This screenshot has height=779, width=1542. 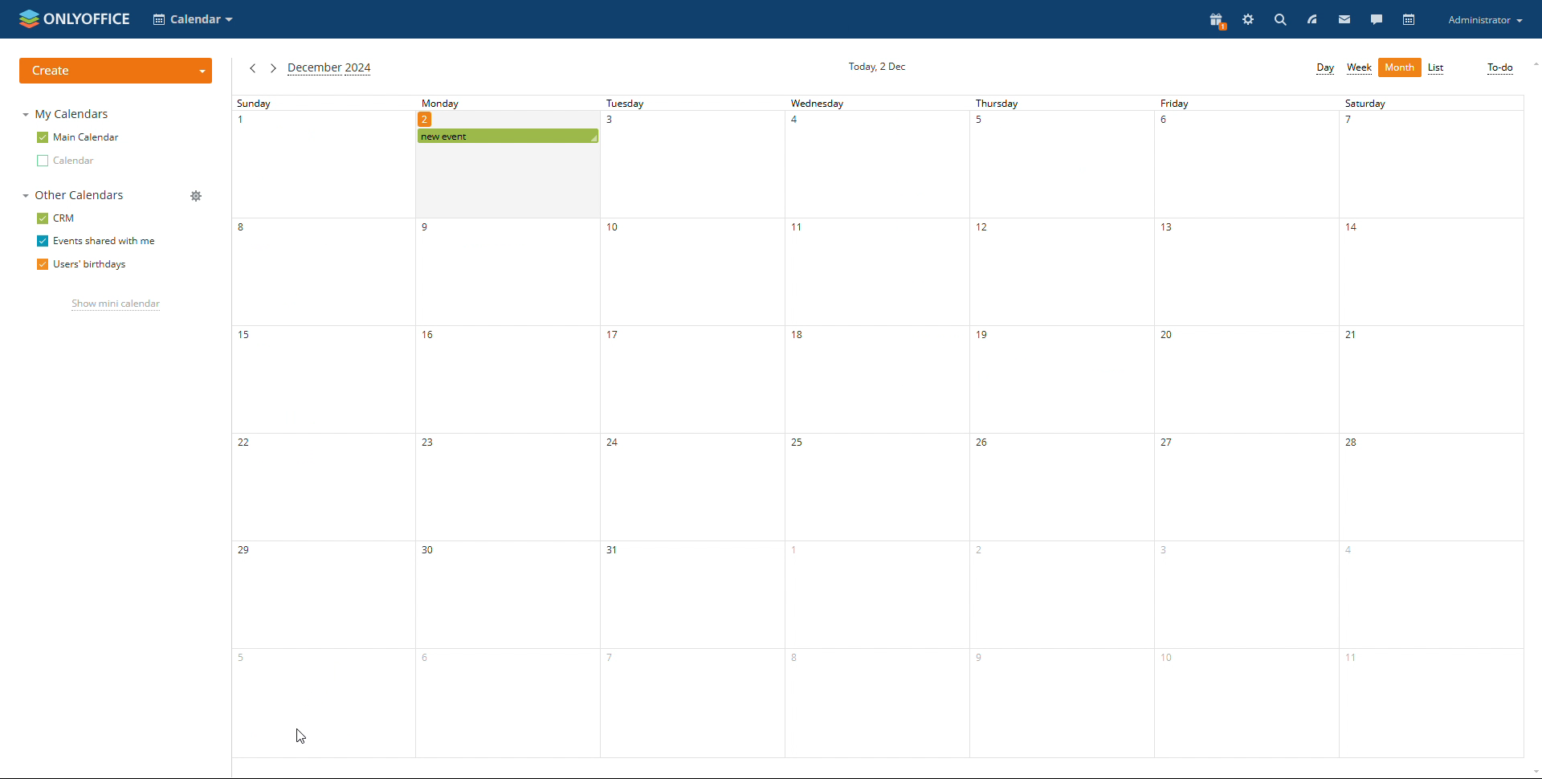 What do you see at coordinates (115, 71) in the screenshot?
I see `create` at bounding box center [115, 71].